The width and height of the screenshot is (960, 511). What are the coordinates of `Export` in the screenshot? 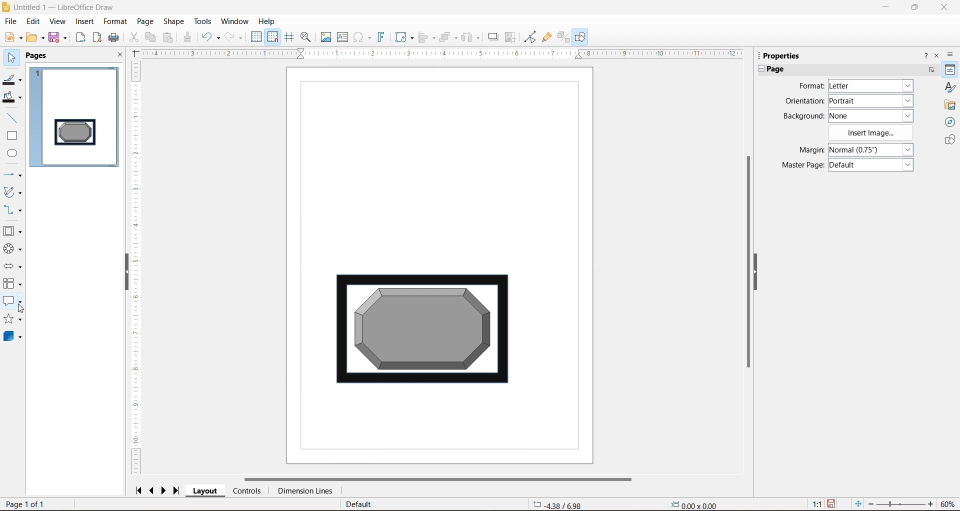 It's located at (79, 37).